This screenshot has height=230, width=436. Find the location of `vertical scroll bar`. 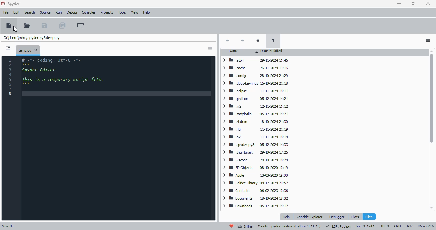

vertical scroll bar is located at coordinates (432, 130).